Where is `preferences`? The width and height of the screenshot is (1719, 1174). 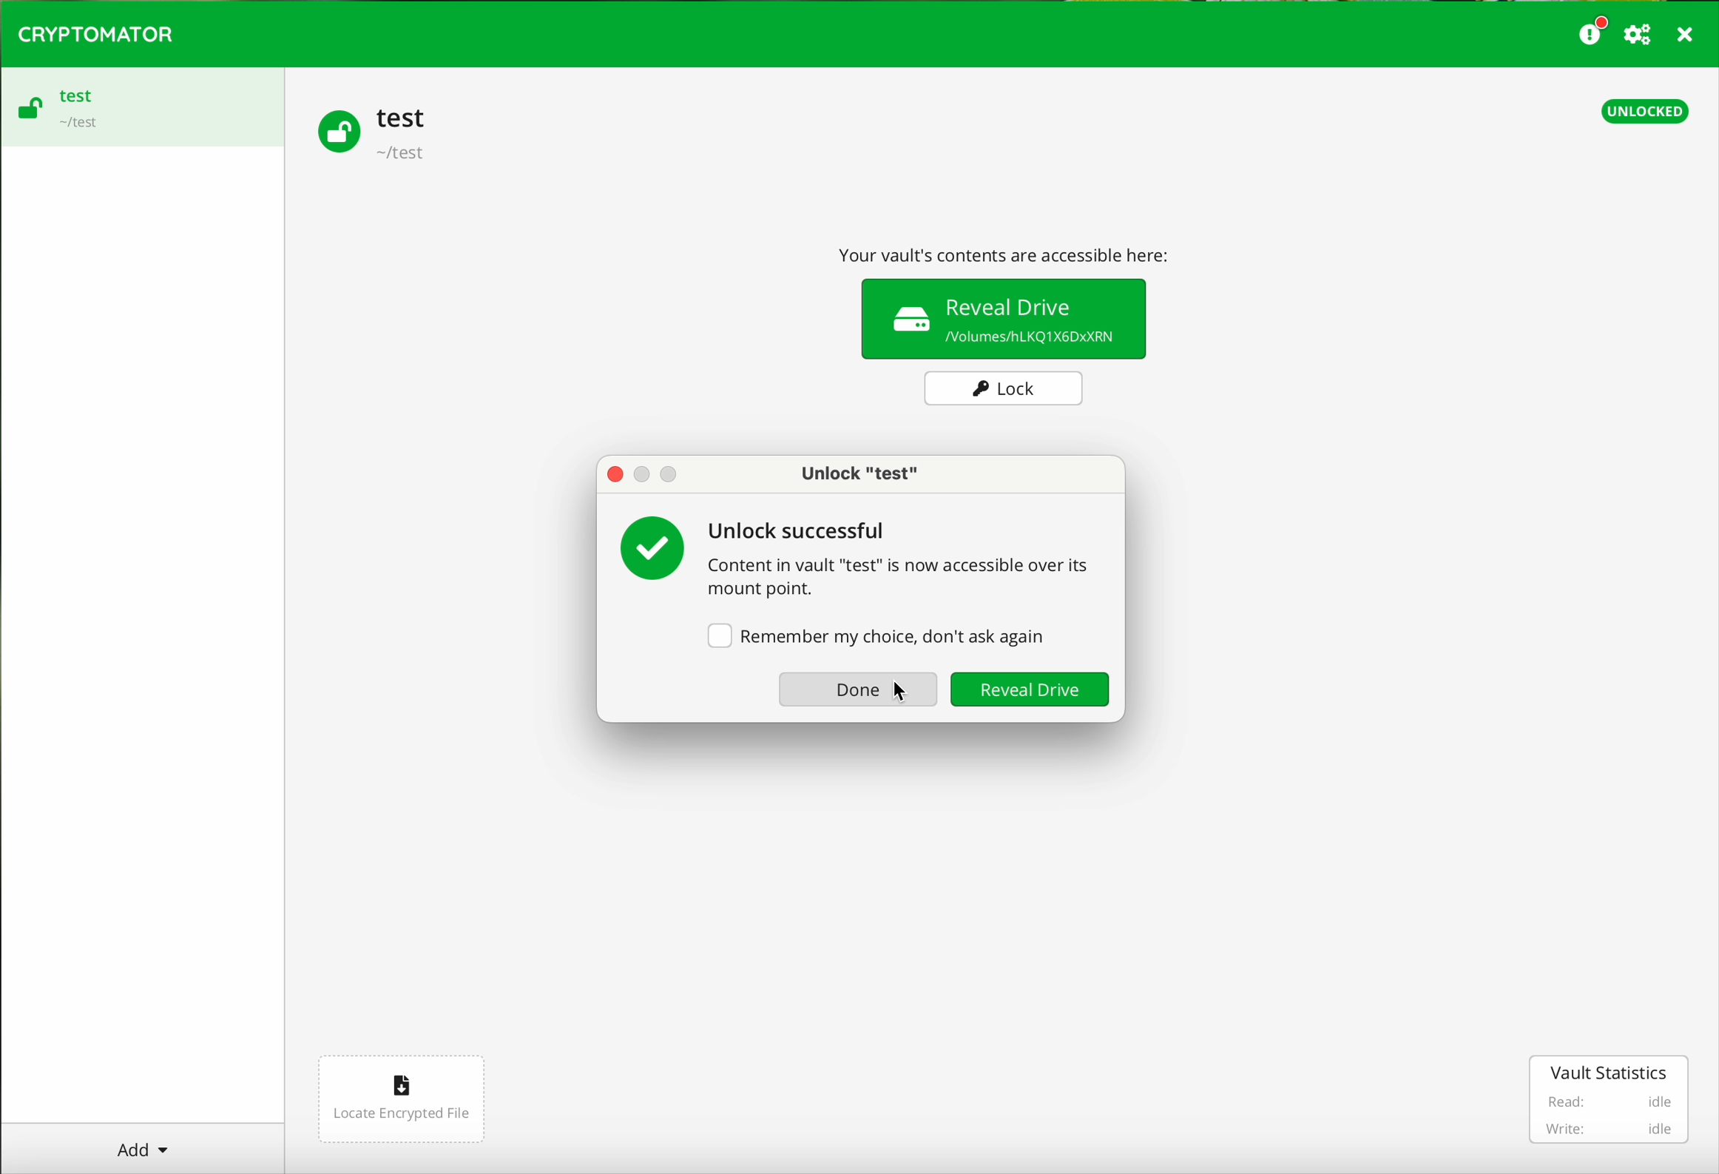
preferences is located at coordinates (1640, 36).